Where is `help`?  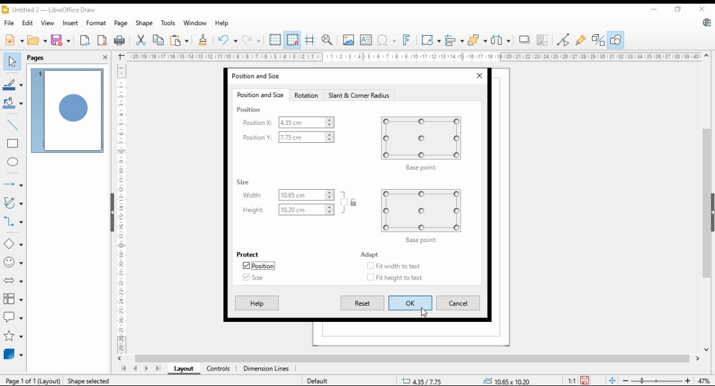
help is located at coordinates (223, 23).